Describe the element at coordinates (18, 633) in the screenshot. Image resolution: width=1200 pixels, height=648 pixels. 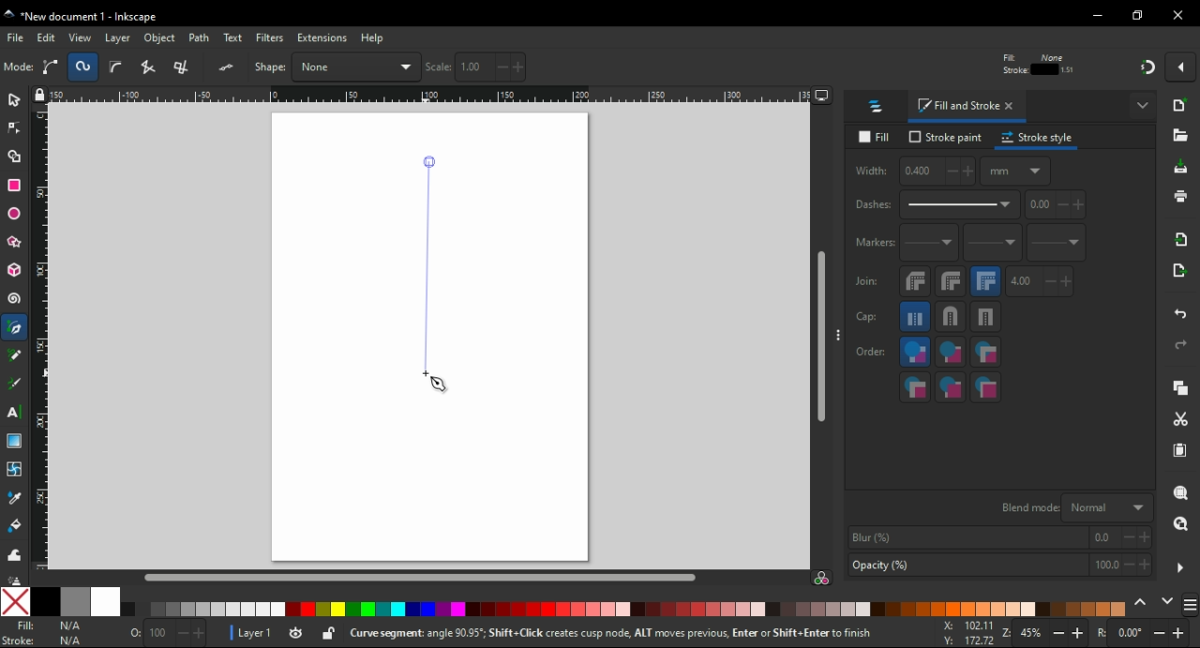
I see `Fill Stroke` at that location.